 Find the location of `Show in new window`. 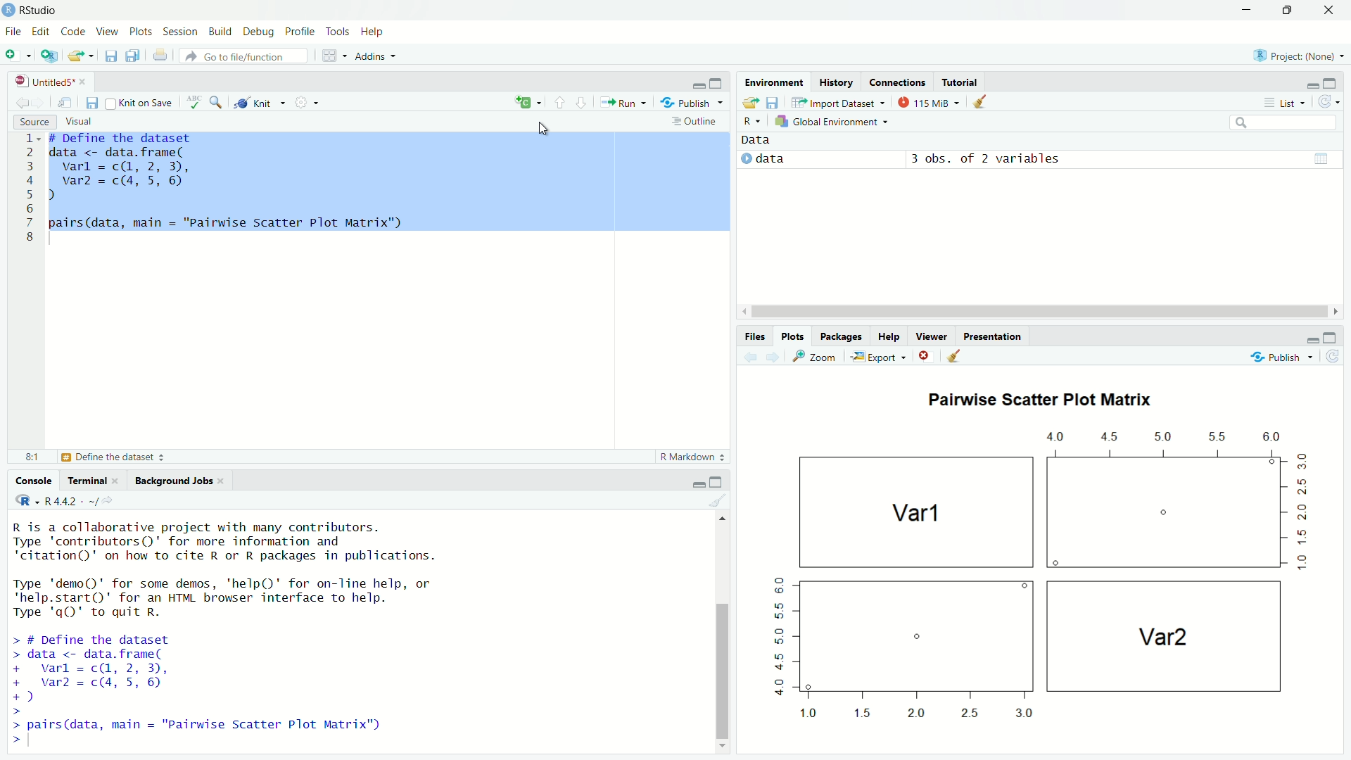

Show in new window is located at coordinates (68, 101).